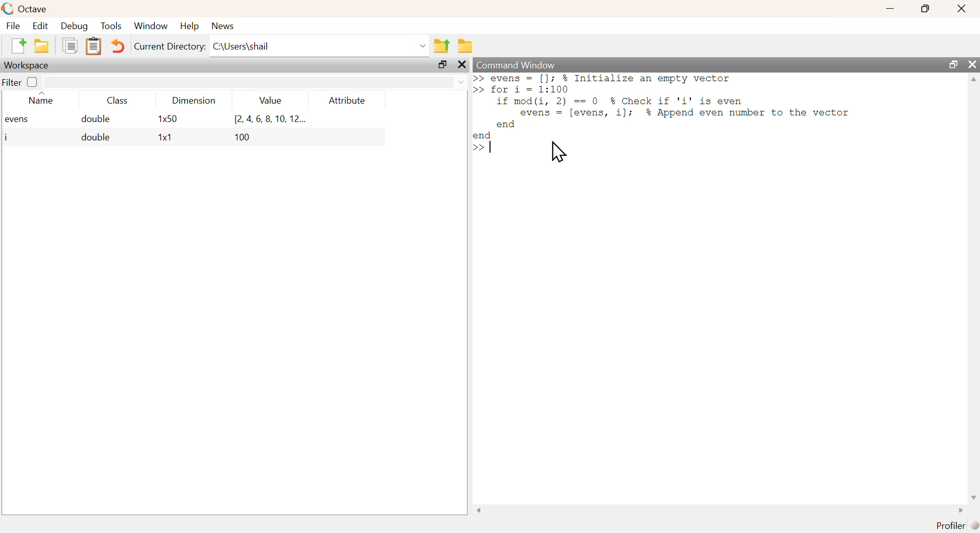  Describe the element at coordinates (14, 26) in the screenshot. I see `file` at that location.